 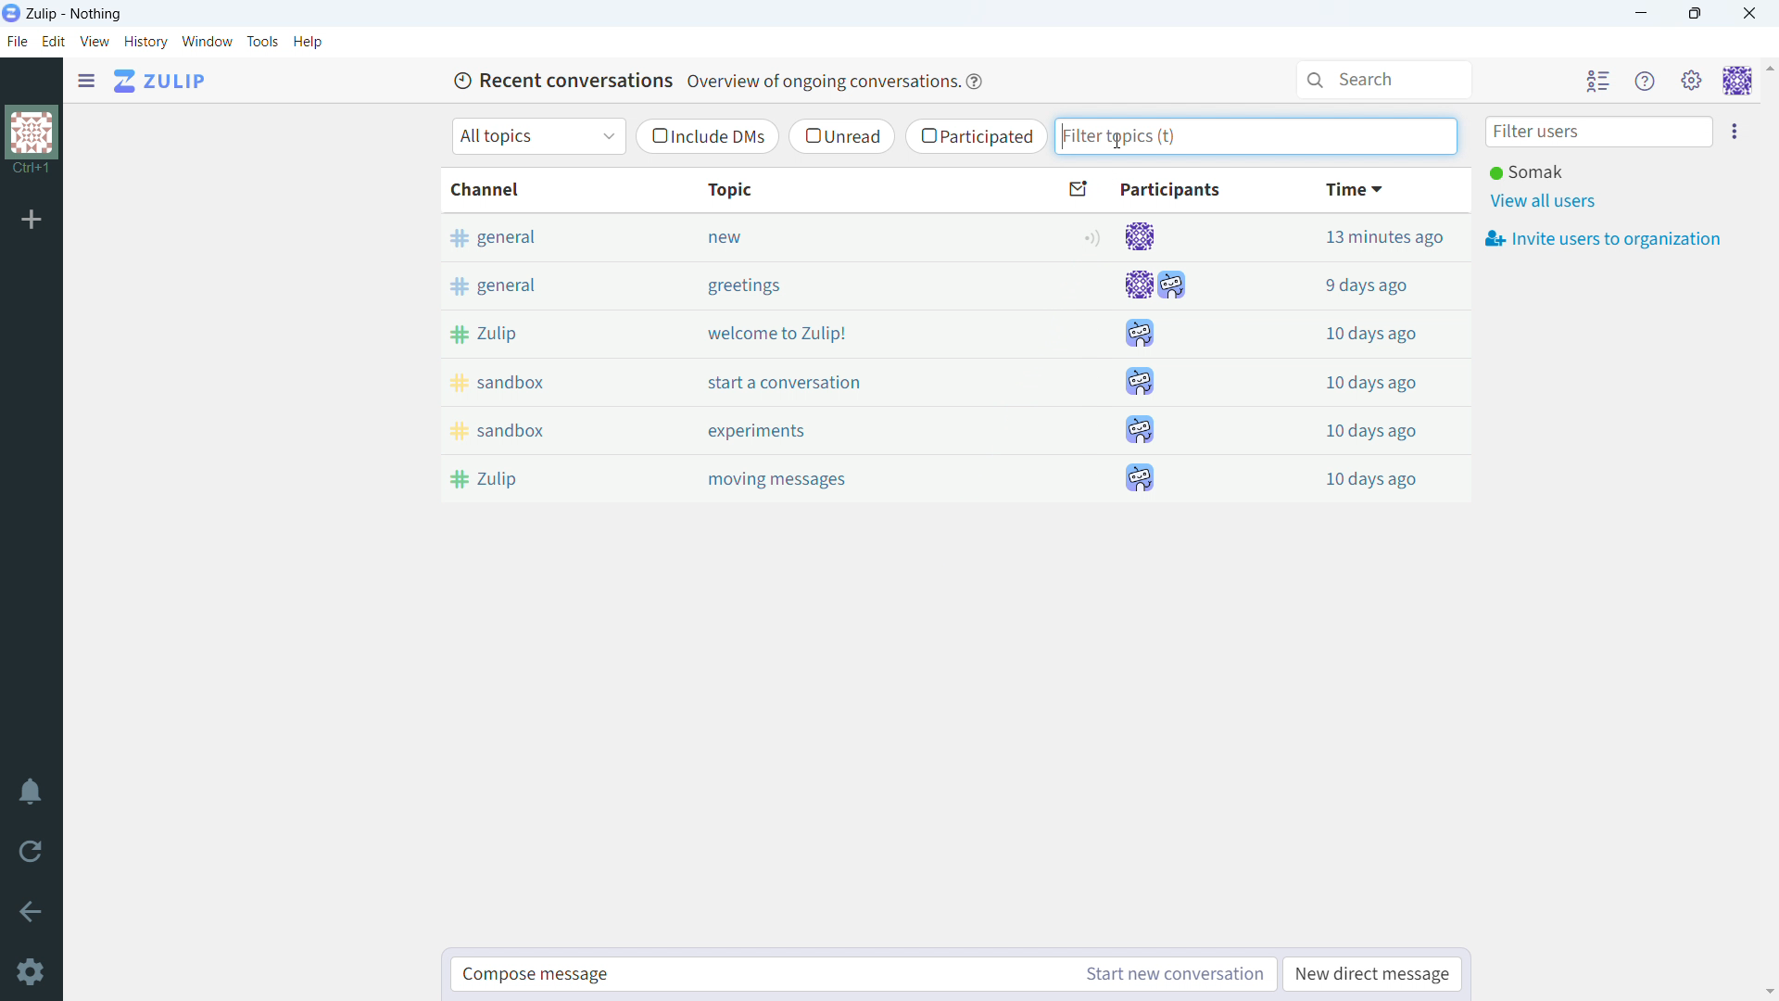 What do you see at coordinates (847, 236) in the screenshot?
I see `new` at bounding box center [847, 236].